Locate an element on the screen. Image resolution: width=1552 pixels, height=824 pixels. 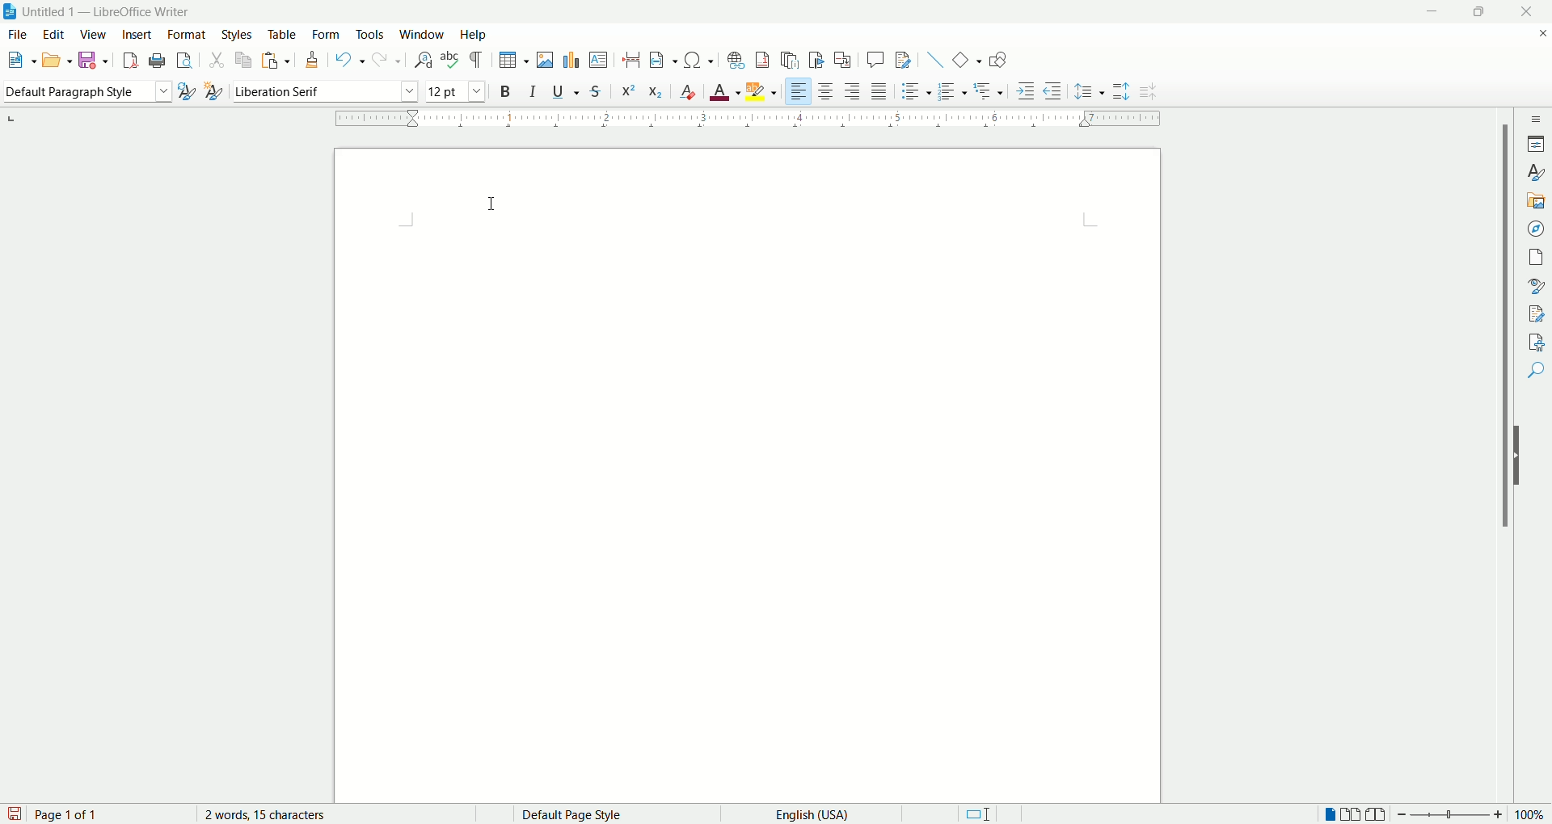
gallery is located at coordinates (1536, 201).